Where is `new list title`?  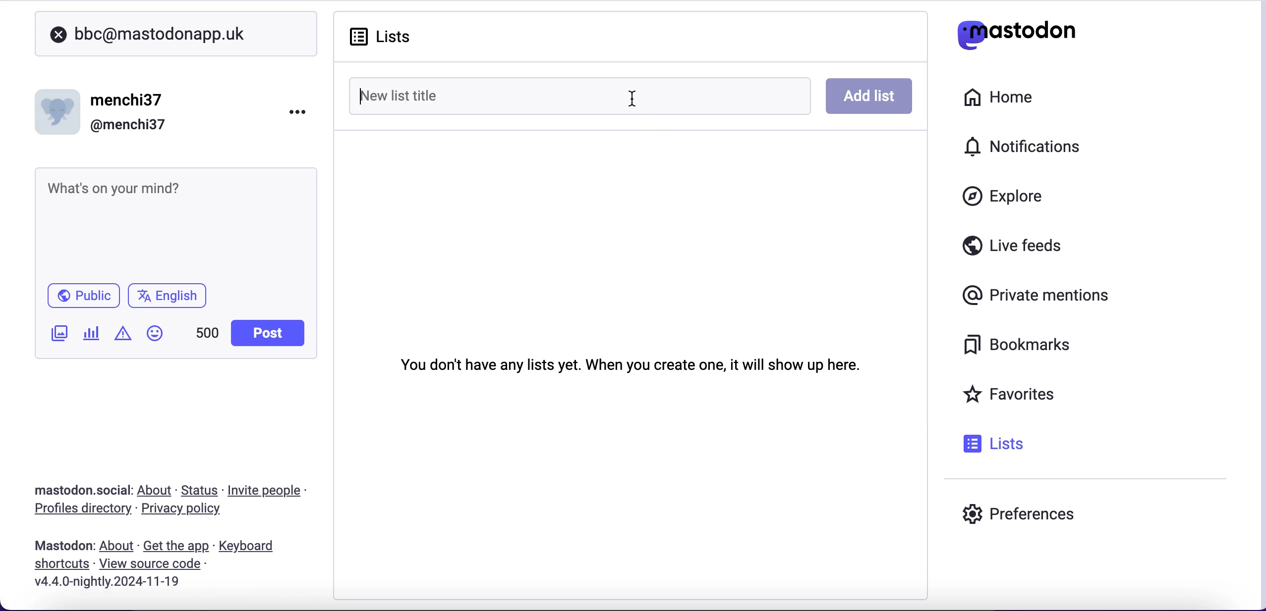
new list title is located at coordinates (478, 95).